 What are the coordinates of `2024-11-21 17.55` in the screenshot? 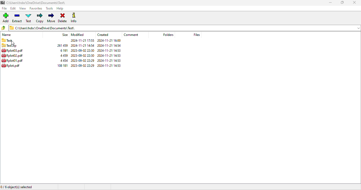 It's located at (82, 41).